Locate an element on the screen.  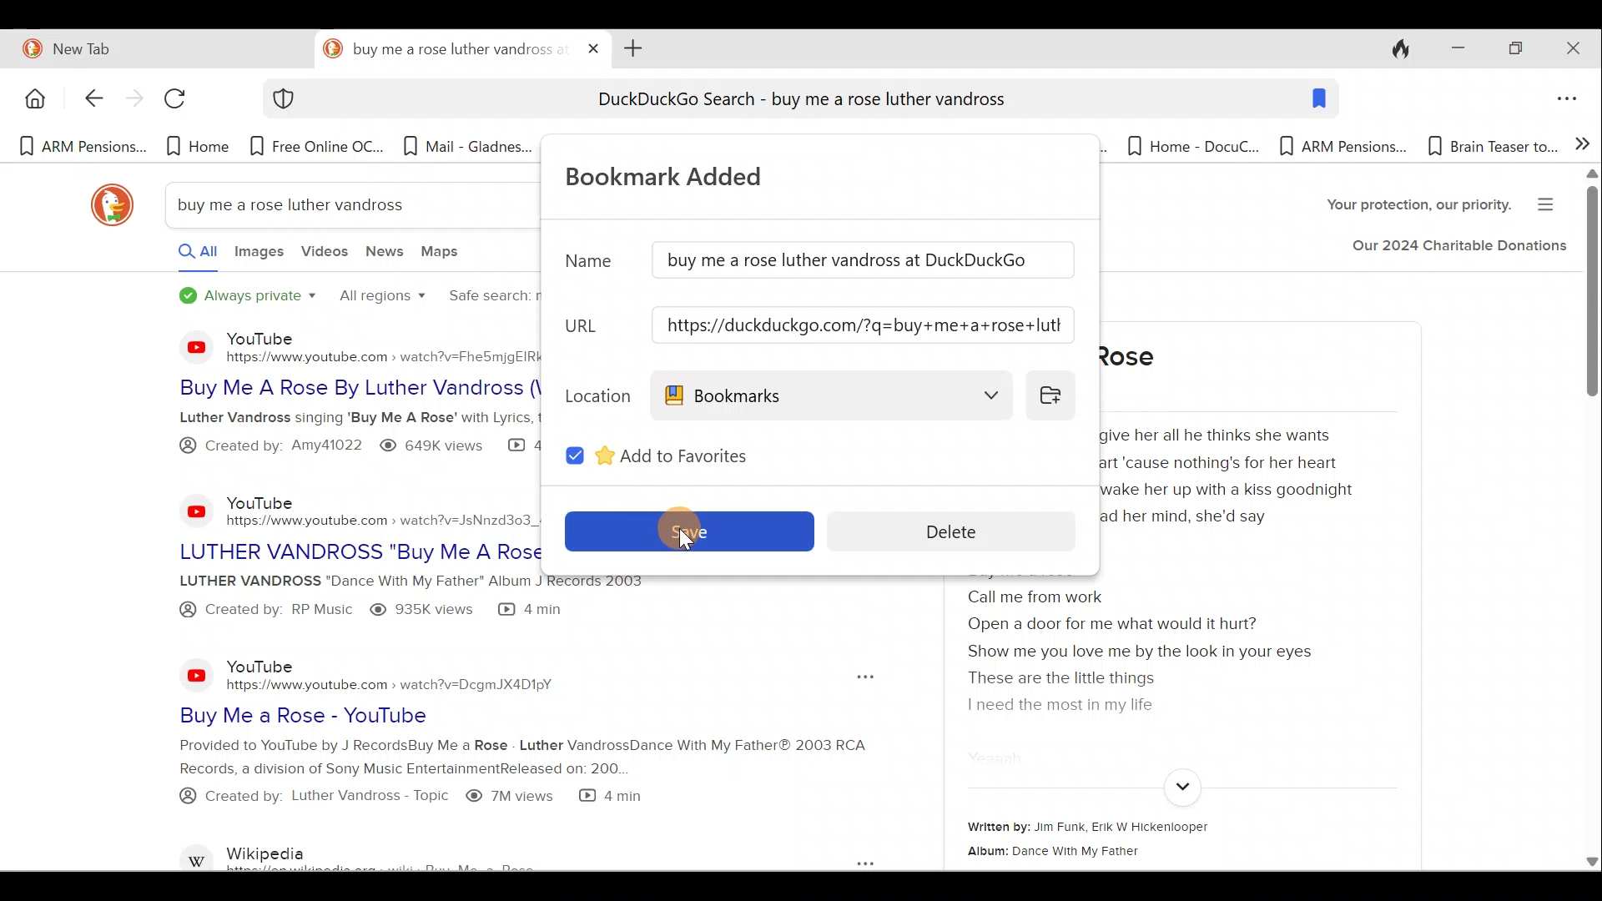
News is located at coordinates (386, 255).